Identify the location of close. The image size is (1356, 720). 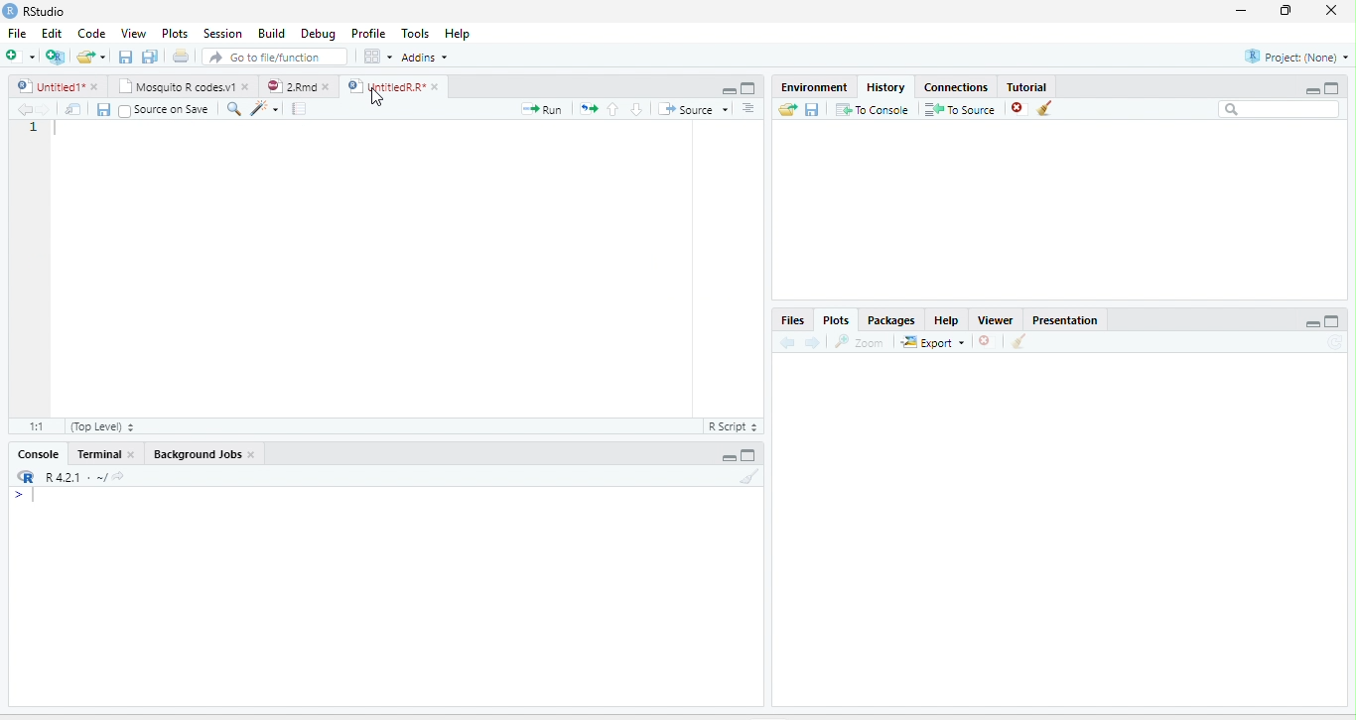
(327, 86).